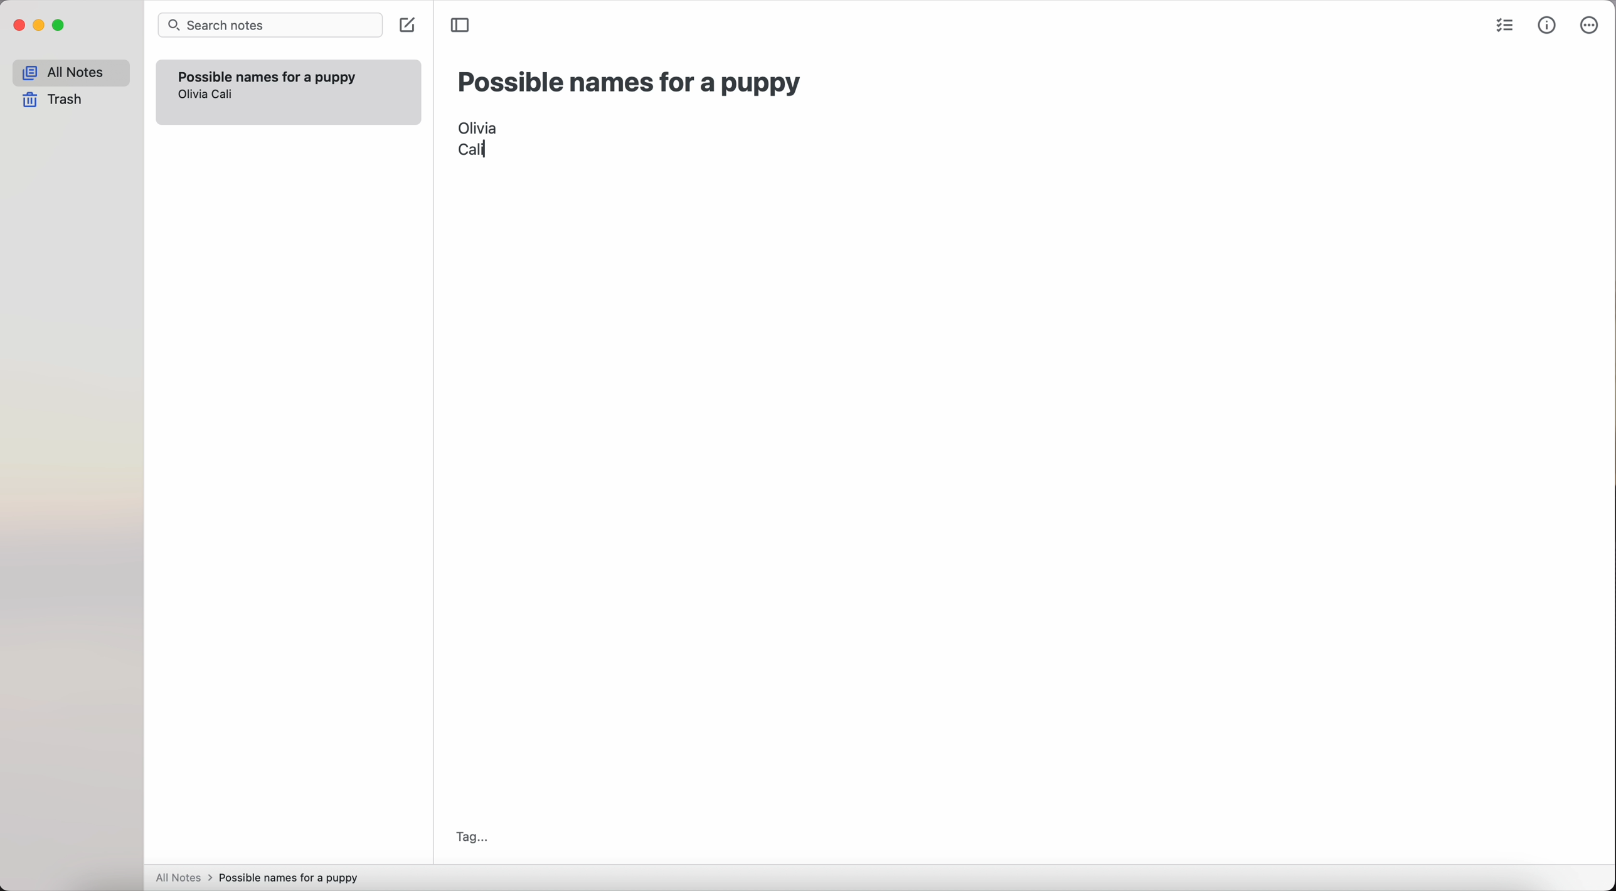  What do you see at coordinates (40, 26) in the screenshot?
I see `minimize` at bounding box center [40, 26].